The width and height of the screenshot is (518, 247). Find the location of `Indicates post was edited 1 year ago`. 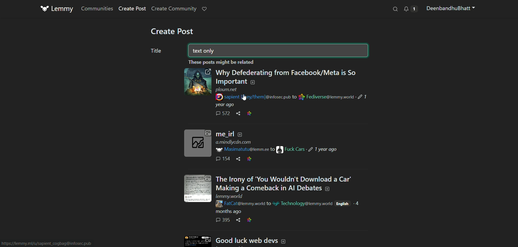

Indicates post was edited 1 year ago is located at coordinates (362, 97).